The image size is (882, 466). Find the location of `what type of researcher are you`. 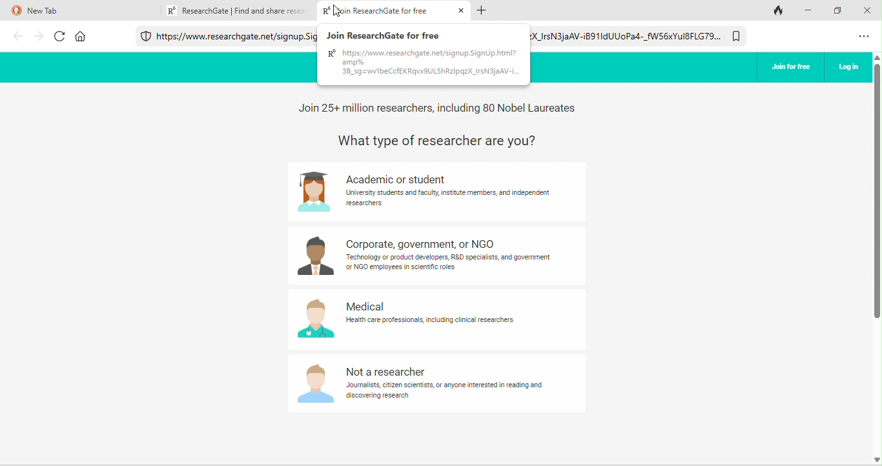

what type of researcher are you is located at coordinates (452, 139).